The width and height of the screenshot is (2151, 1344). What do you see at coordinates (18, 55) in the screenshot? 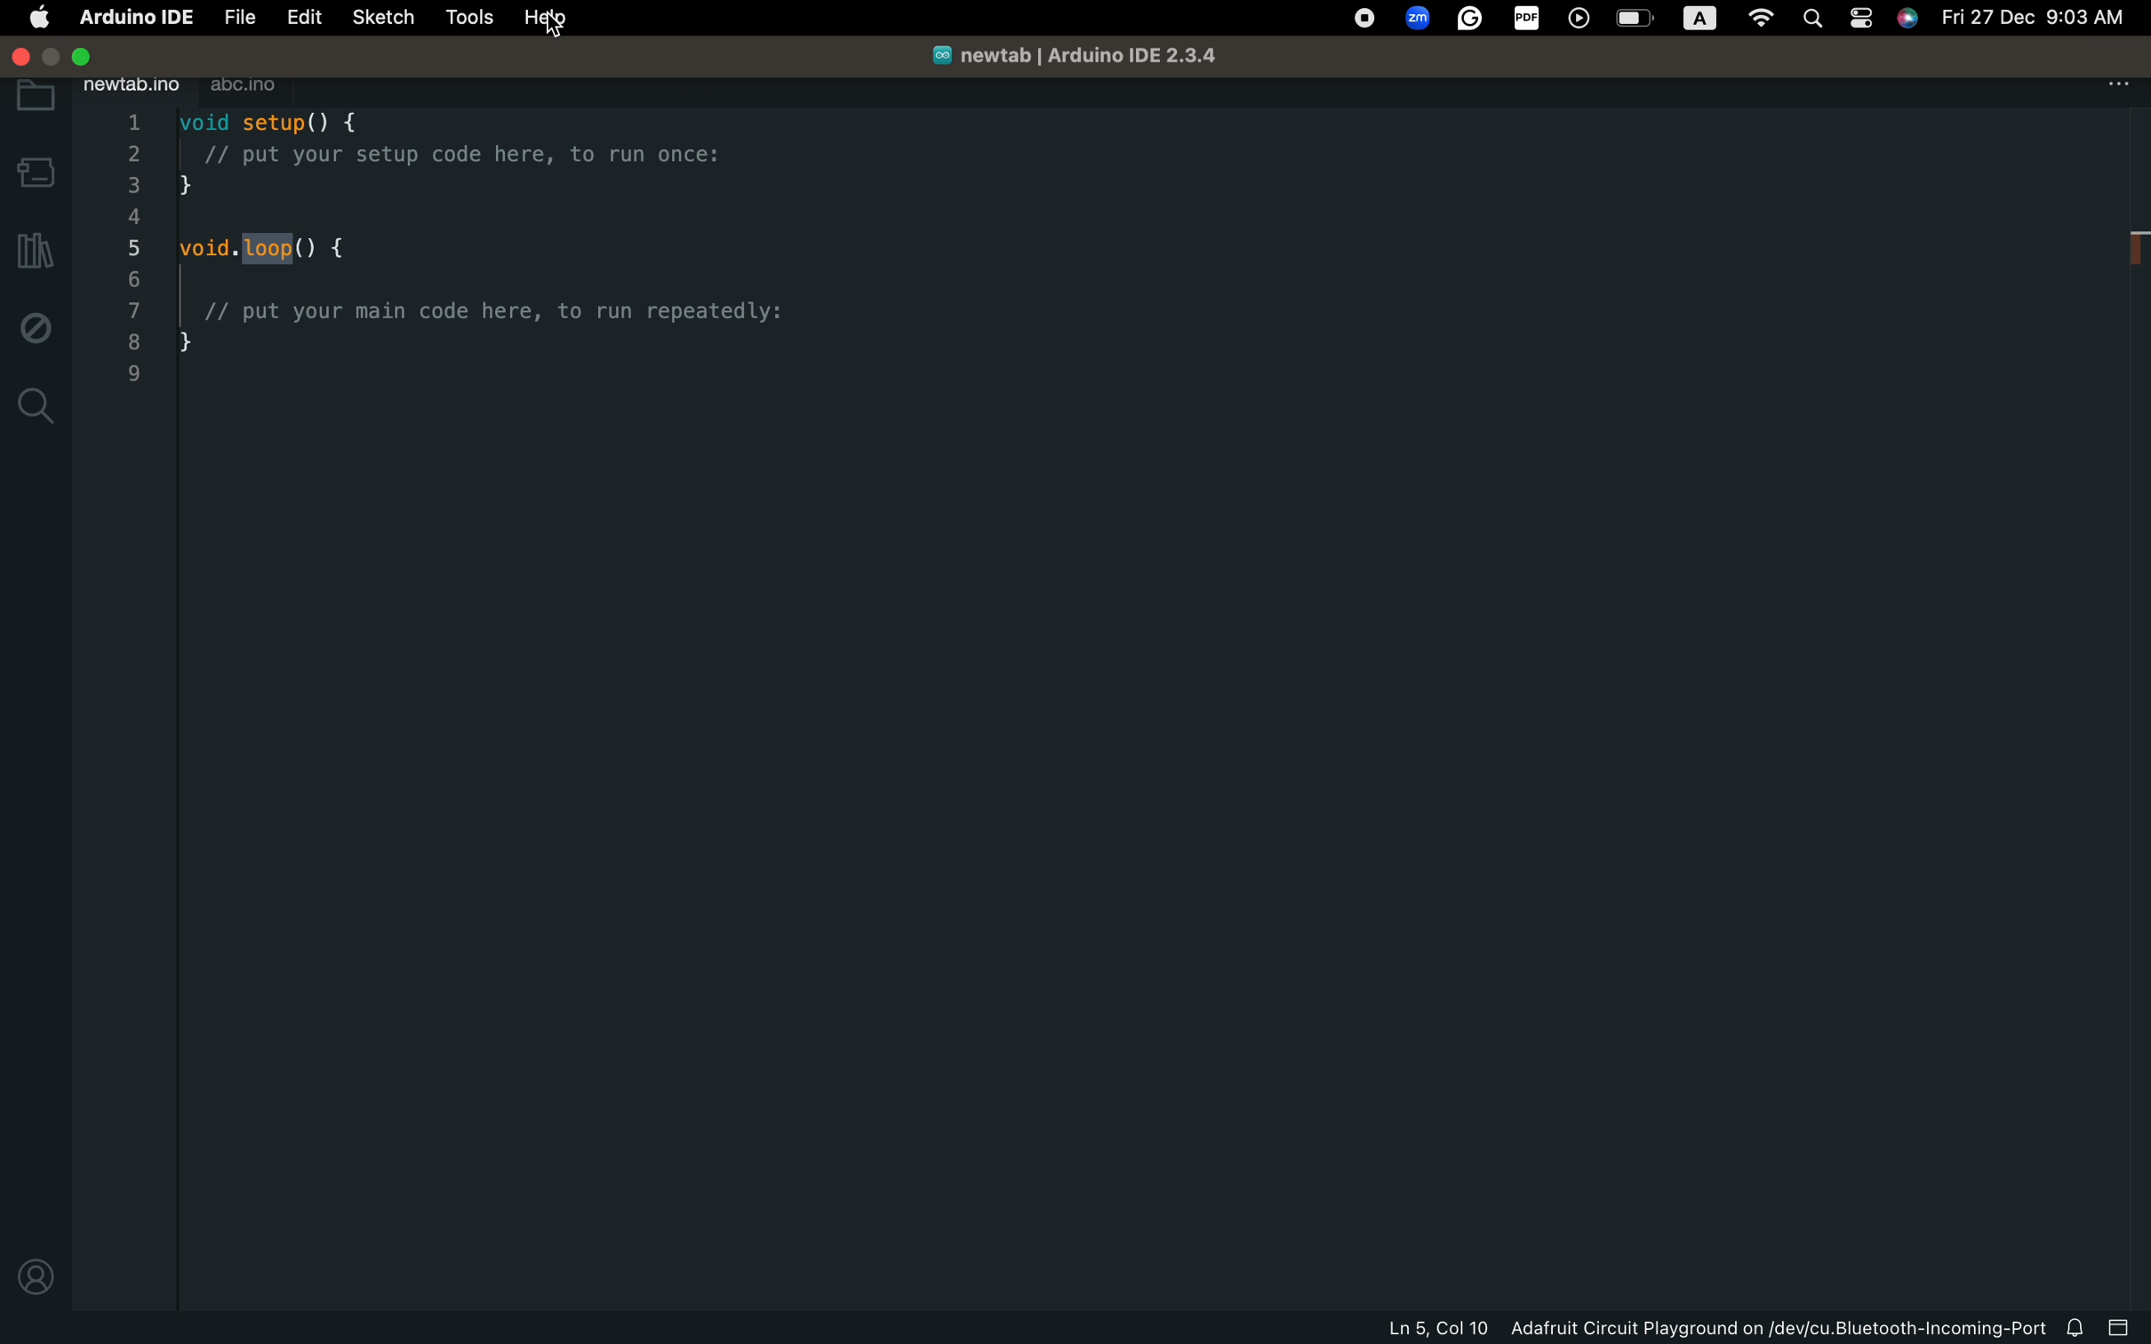
I see `window control` at bounding box center [18, 55].